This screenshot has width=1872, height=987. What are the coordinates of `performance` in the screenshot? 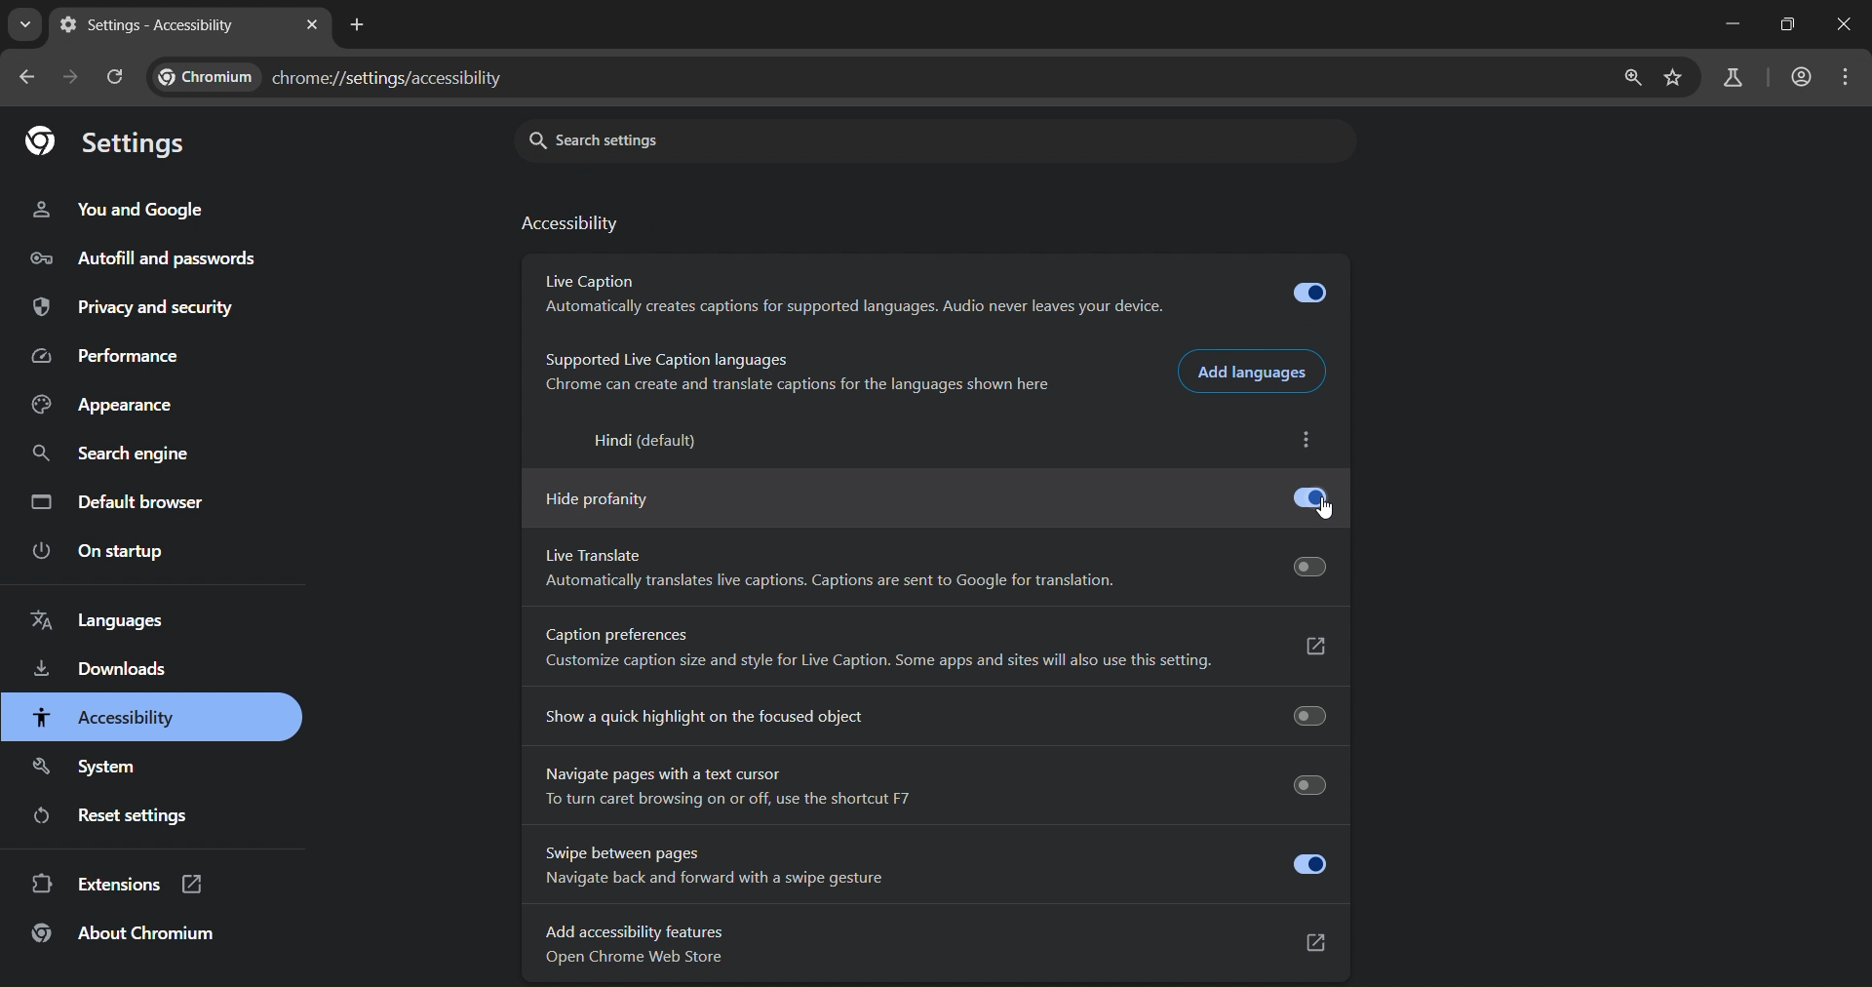 It's located at (113, 357).